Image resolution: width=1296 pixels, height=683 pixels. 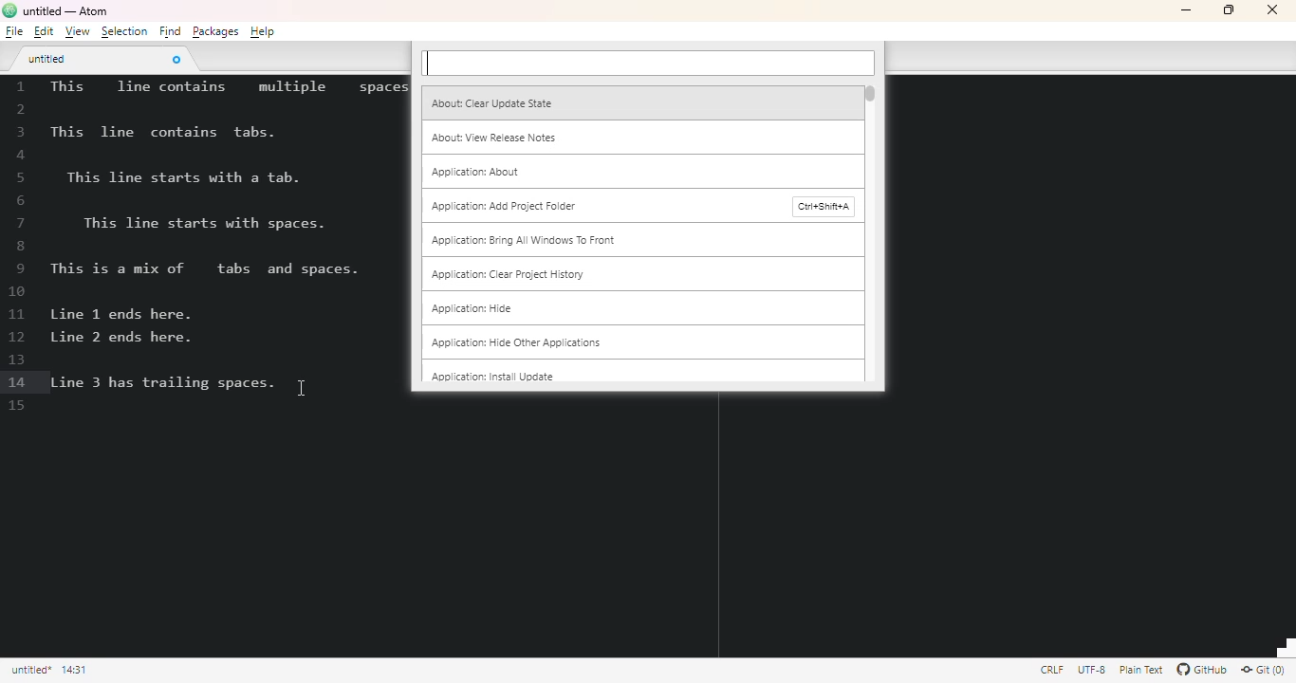 I want to click on application: hide other applications, so click(x=516, y=343).